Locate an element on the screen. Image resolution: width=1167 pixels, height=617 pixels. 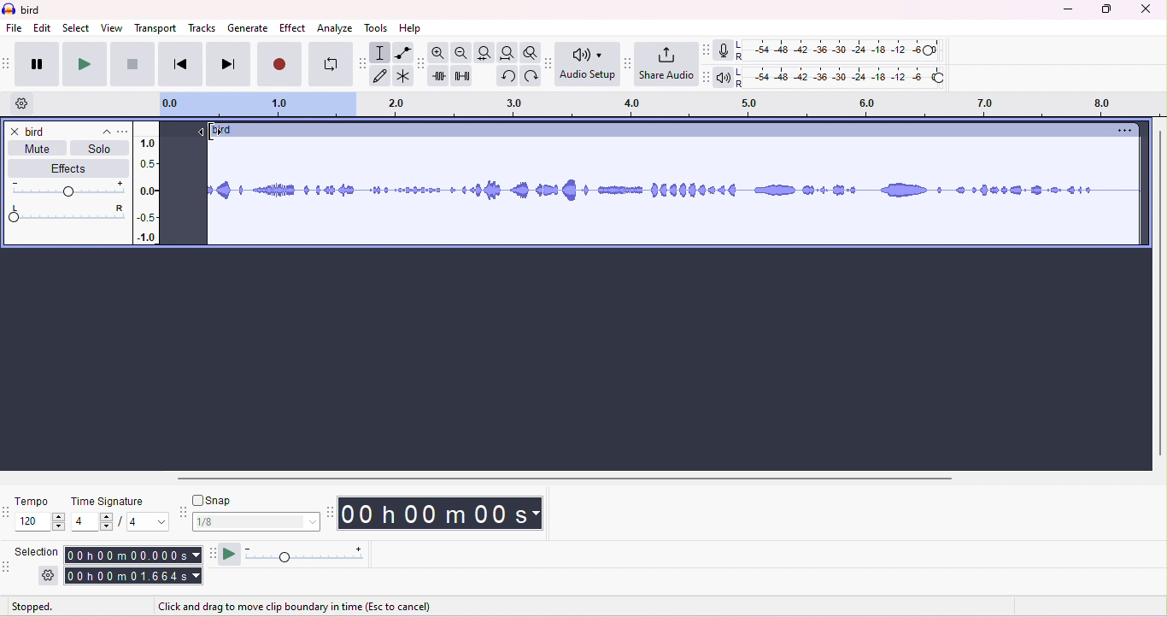
timeline option is located at coordinates (22, 103).